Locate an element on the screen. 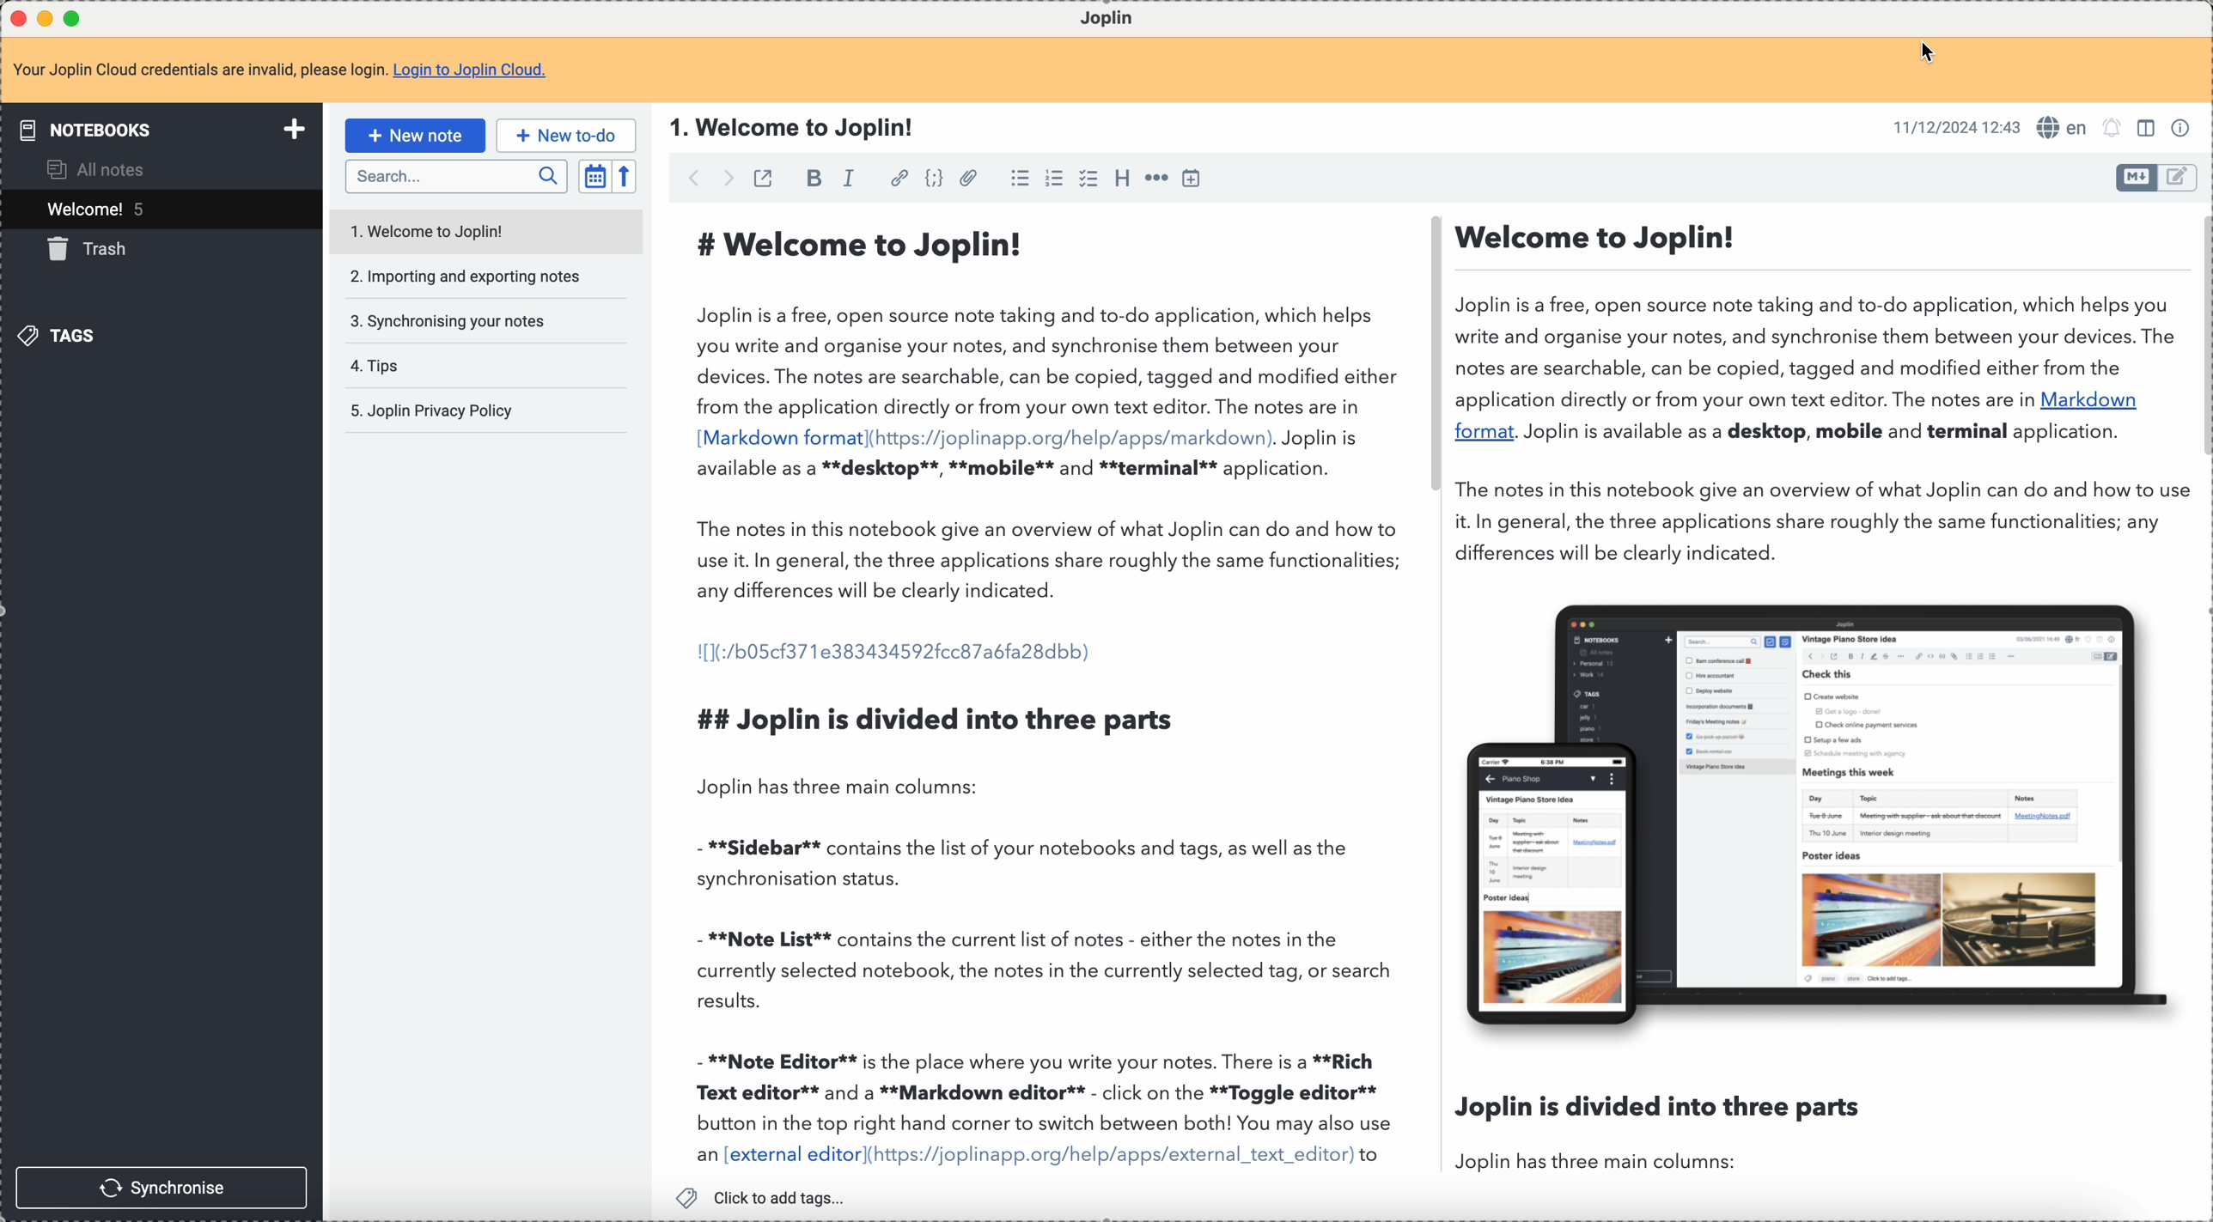  1. Welcome to Joplin! is located at coordinates (798, 126).